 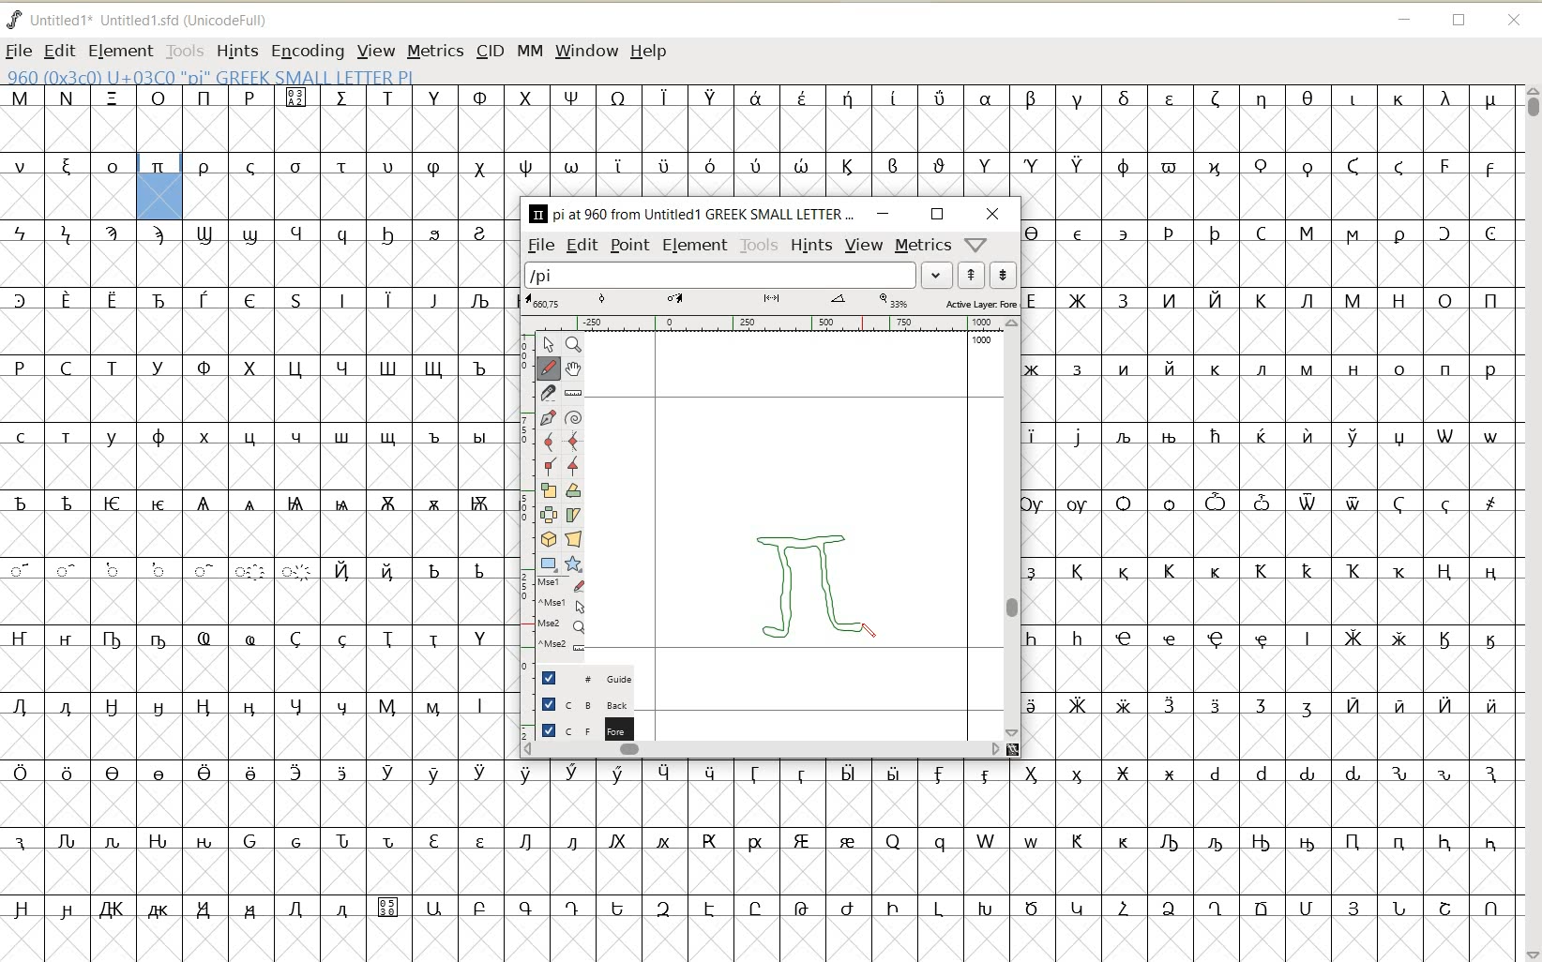 What do you see at coordinates (574, 515) in the screenshot?
I see `skew the selection` at bounding box center [574, 515].